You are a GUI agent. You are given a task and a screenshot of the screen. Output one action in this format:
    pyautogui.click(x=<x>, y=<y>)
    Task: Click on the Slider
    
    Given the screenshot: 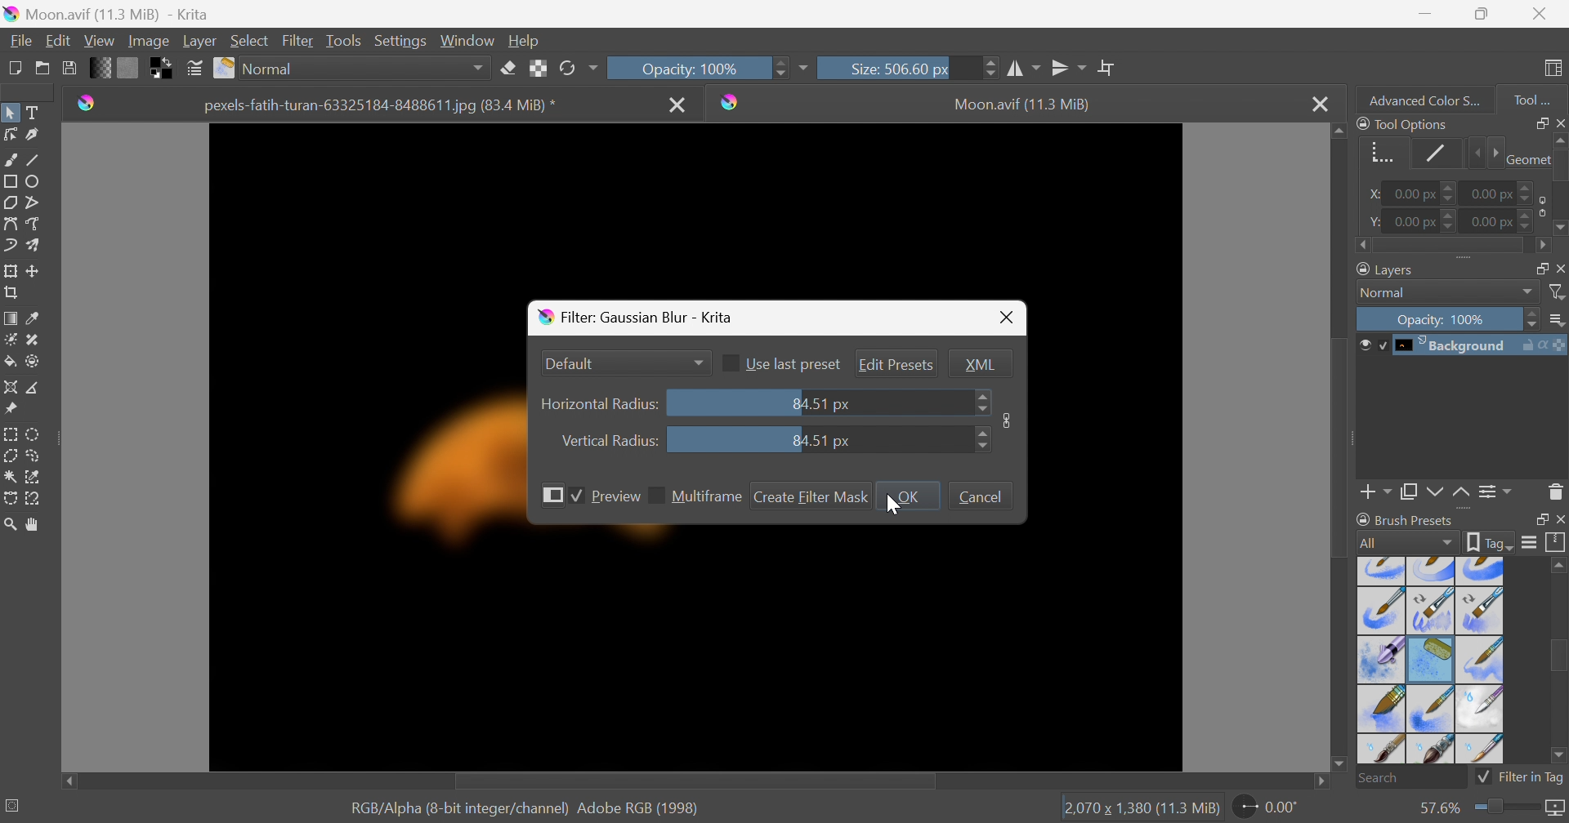 What is the action you would take?
    pyautogui.click(x=981, y=402)
    